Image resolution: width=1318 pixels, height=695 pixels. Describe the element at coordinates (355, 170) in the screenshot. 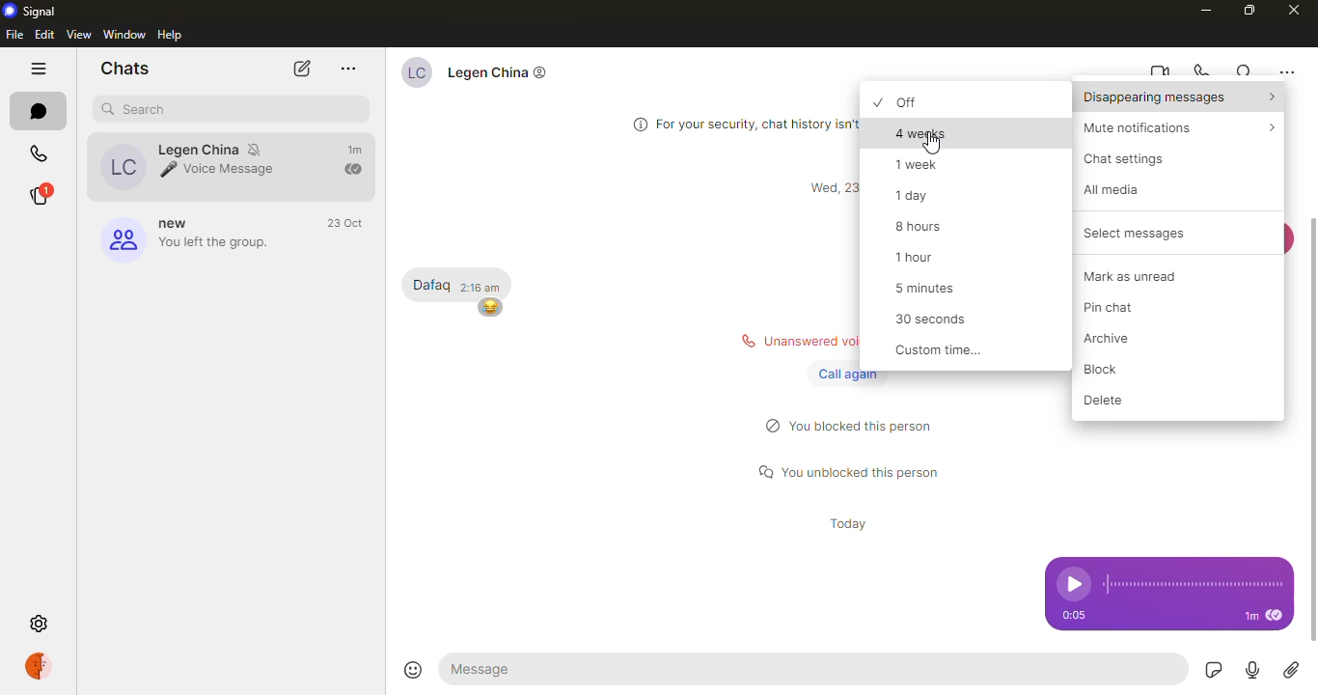

I see `sent` at that location.